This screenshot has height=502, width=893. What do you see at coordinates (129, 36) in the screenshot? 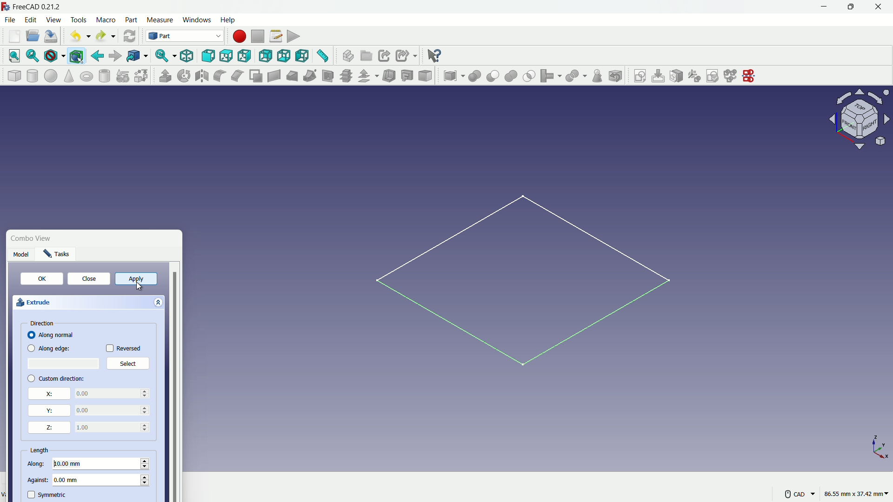
I see `refresh` at bounding box center [129, 36].